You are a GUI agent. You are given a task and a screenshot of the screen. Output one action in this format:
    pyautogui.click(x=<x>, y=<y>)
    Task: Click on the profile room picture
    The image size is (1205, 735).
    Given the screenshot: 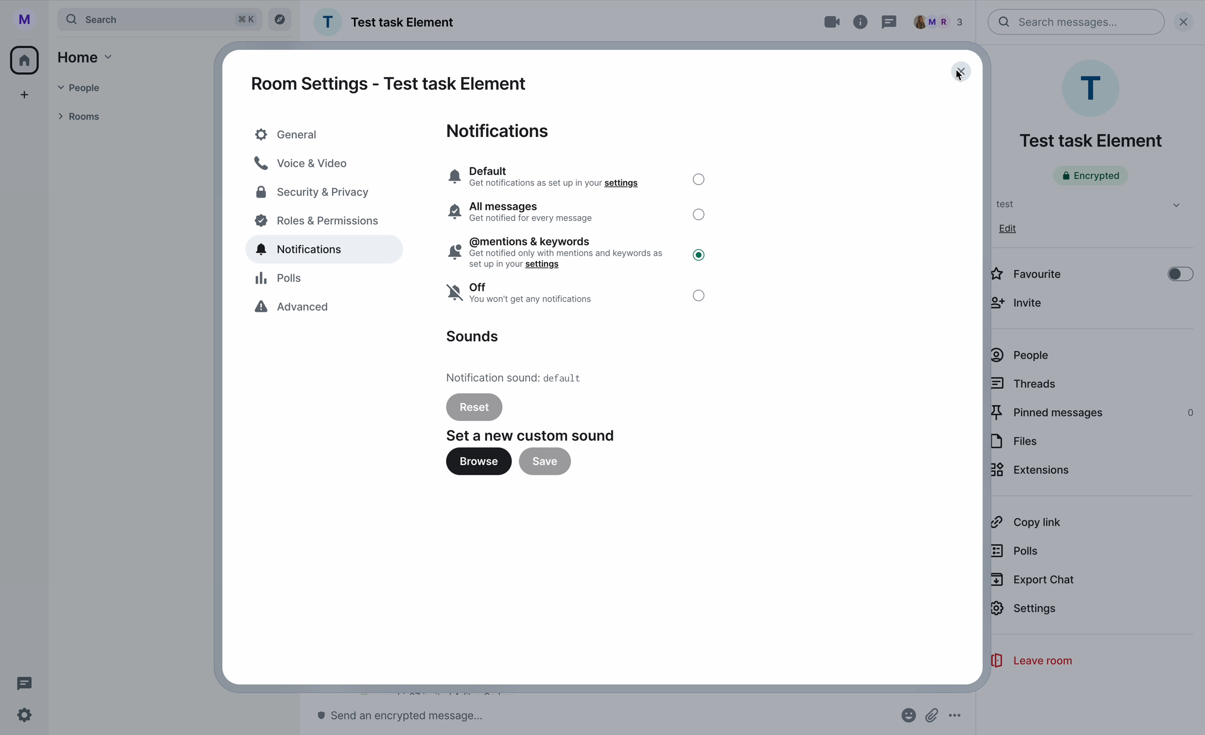 What is the action you would take?
    pyautogui.click(x=1093, y=88)
    